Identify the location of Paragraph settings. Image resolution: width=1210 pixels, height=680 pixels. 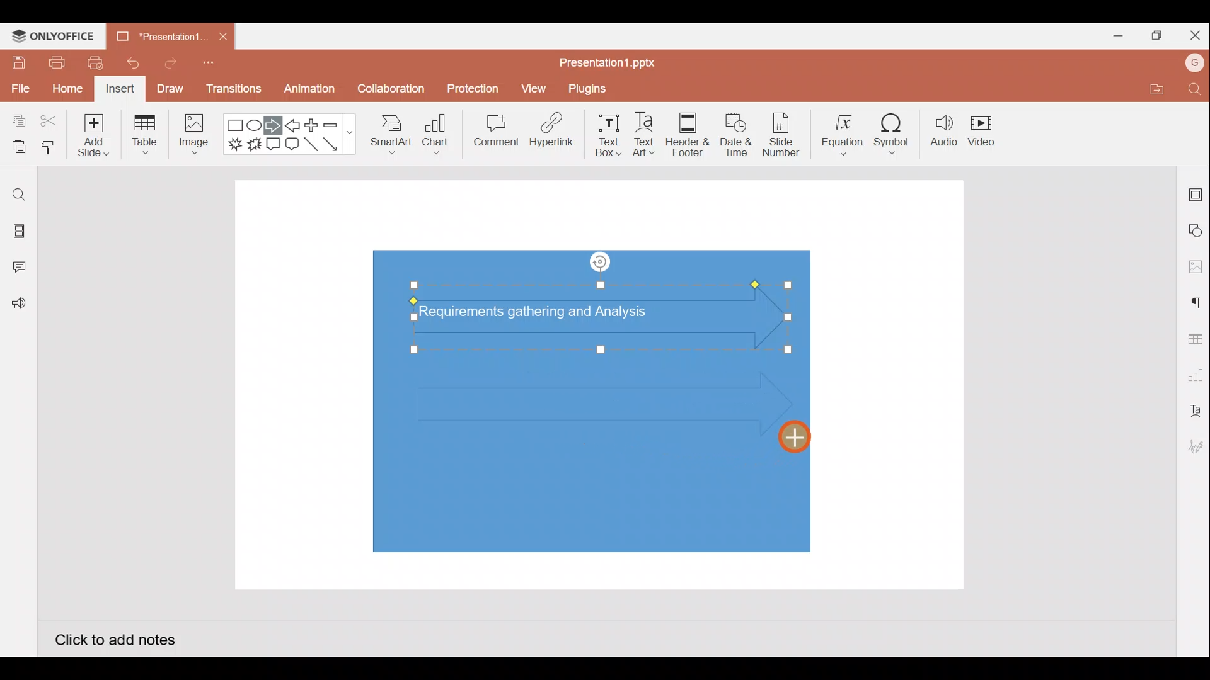
(1195, 301).